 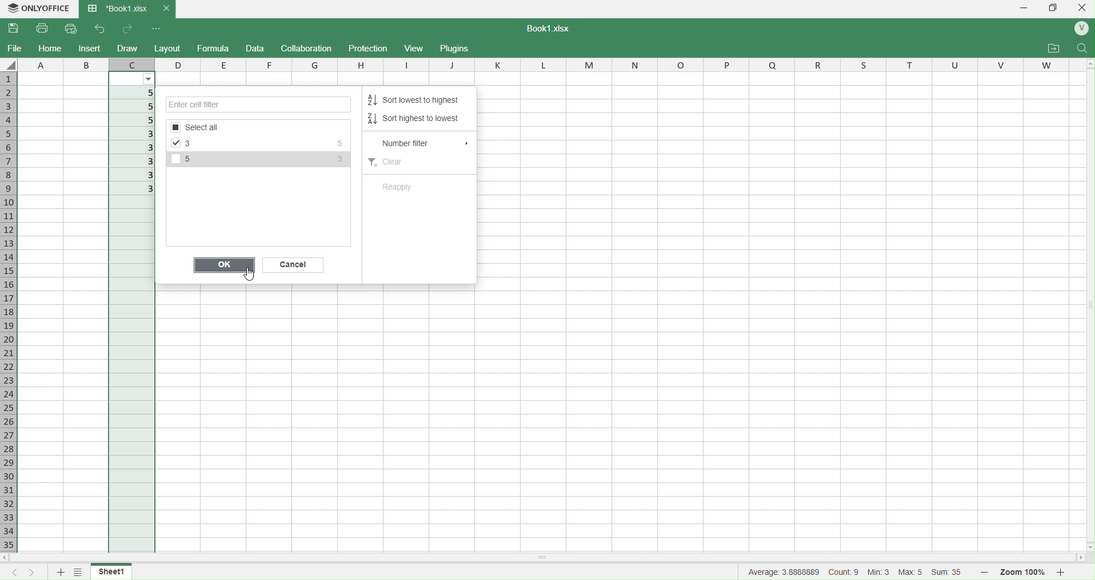 What do you see at coordinates (983, 571) in the screenshot?
I see `zoom out` at bounding box center [983, 571].